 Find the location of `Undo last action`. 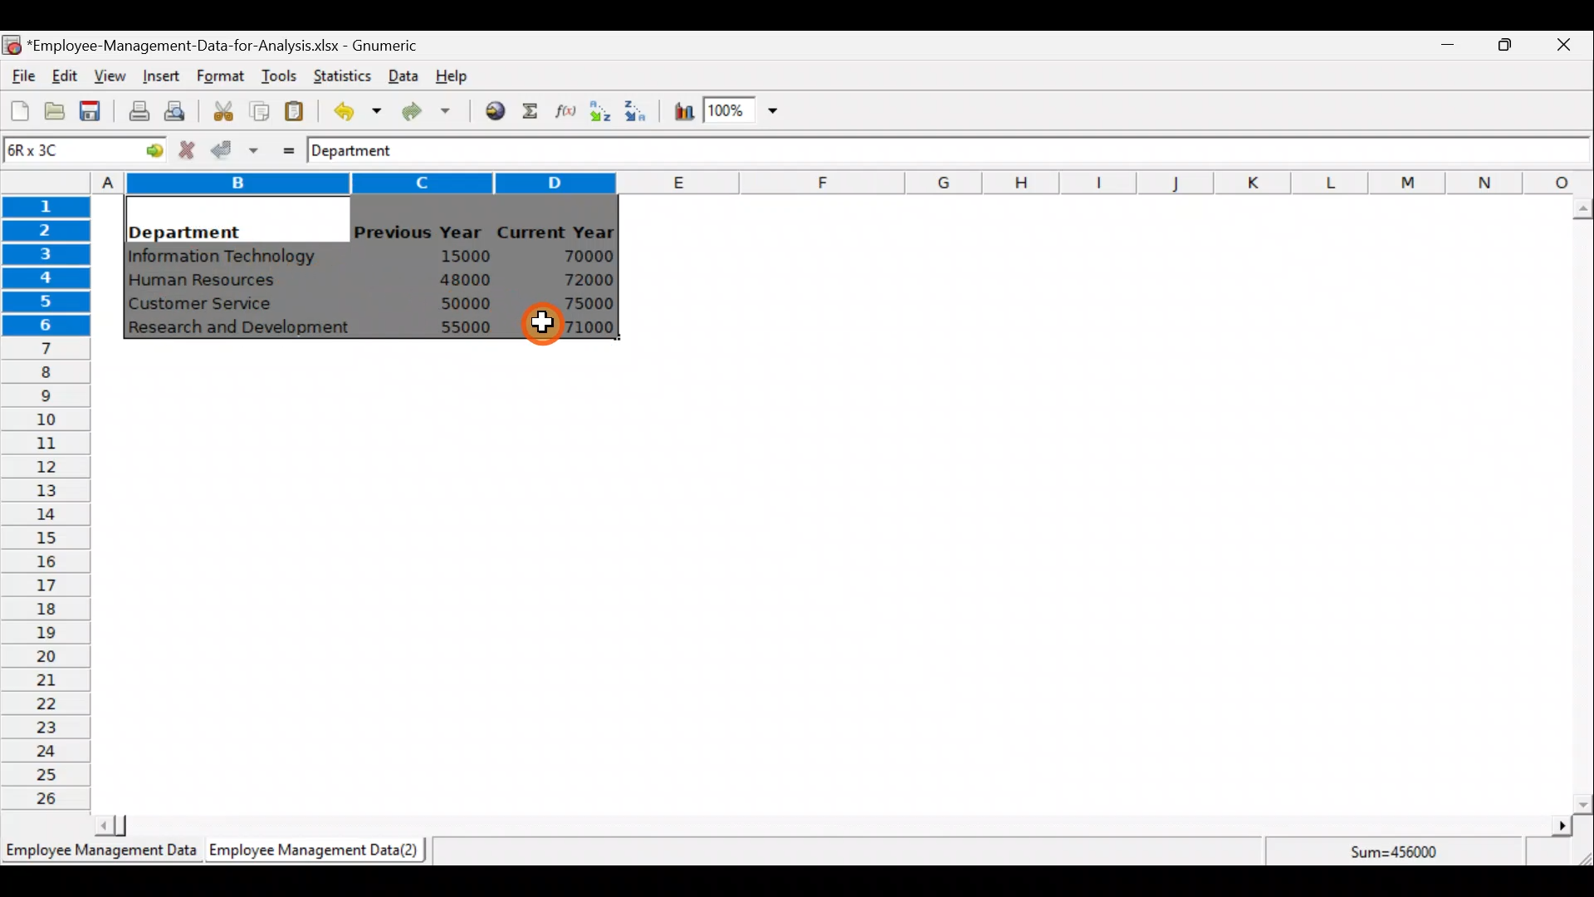

Undo last action is located at coordinates (348, 107).